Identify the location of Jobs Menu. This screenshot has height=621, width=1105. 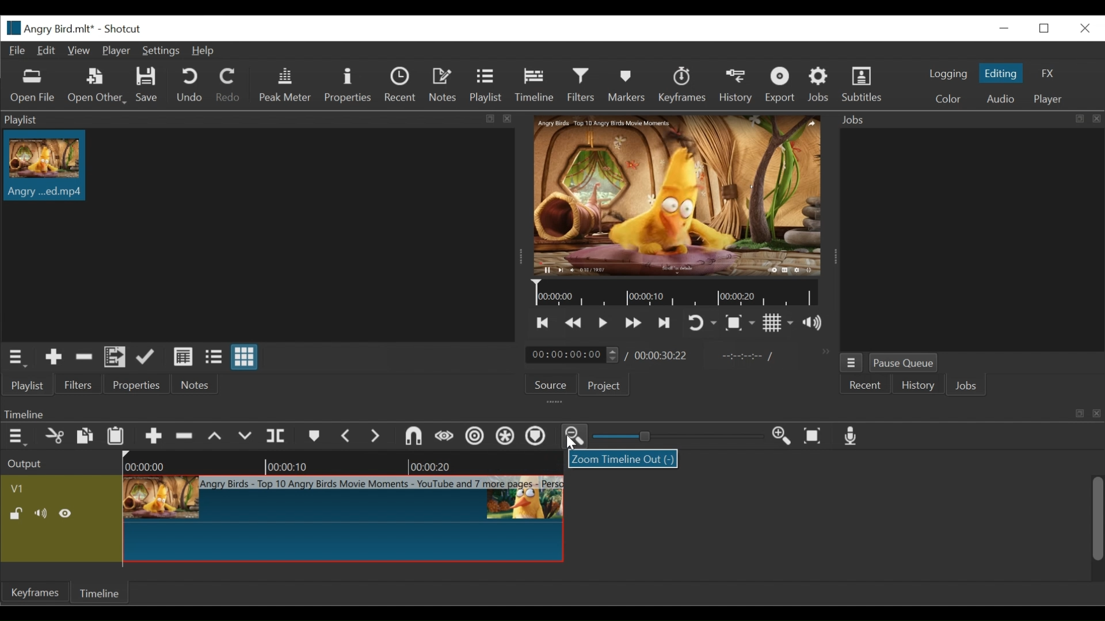
(851, 364).